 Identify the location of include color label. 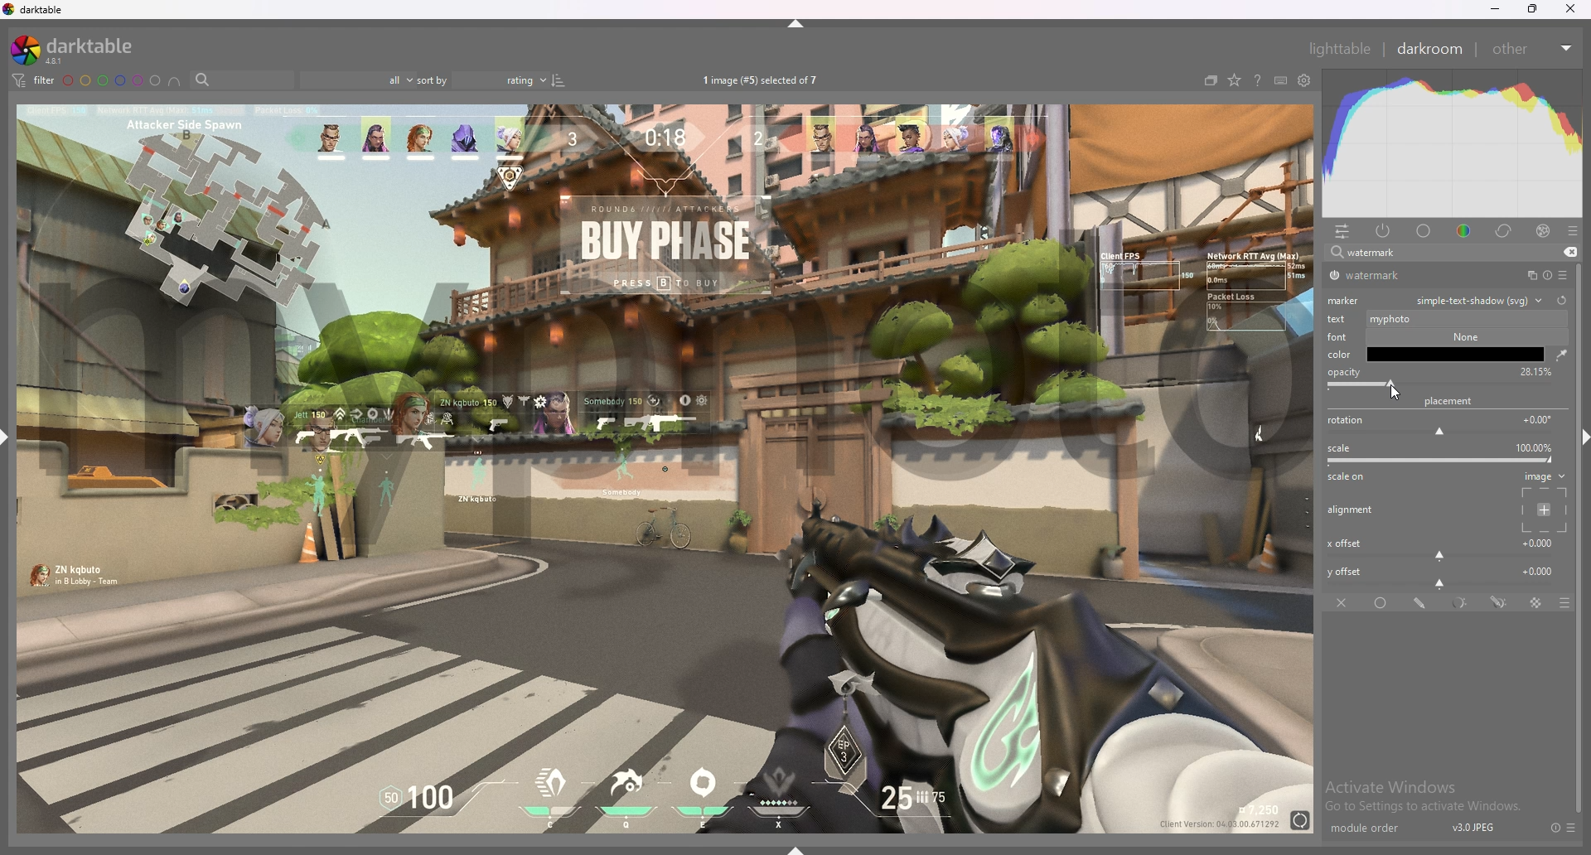
(174, 81).